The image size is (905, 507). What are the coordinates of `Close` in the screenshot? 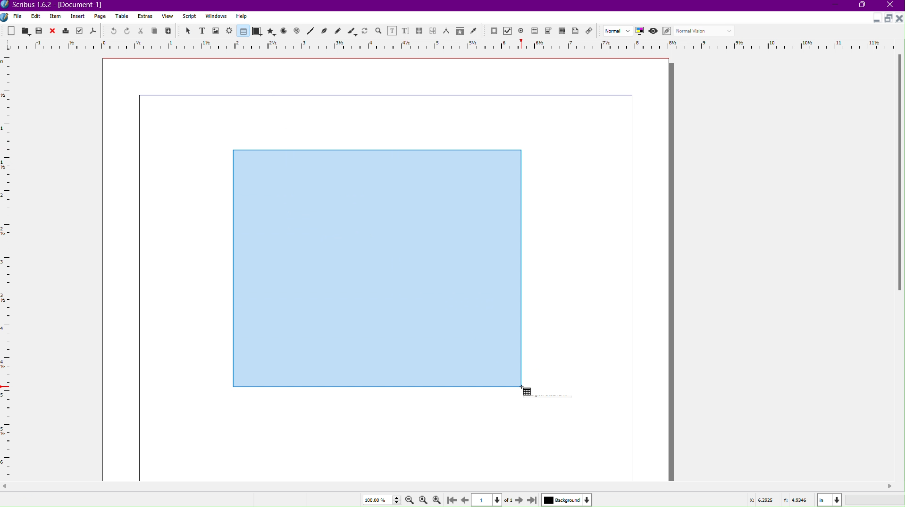 It's located at (893, 6).